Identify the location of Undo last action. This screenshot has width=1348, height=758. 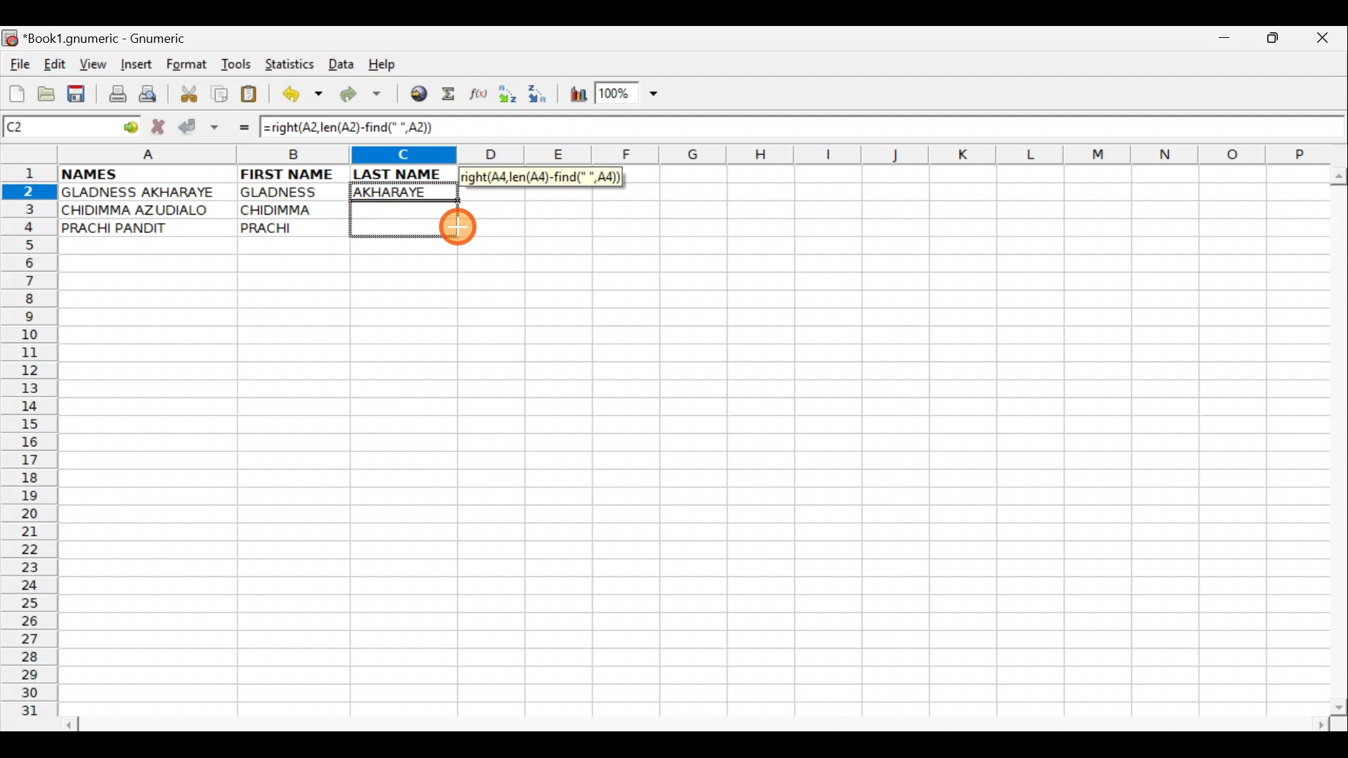
(304, 96).